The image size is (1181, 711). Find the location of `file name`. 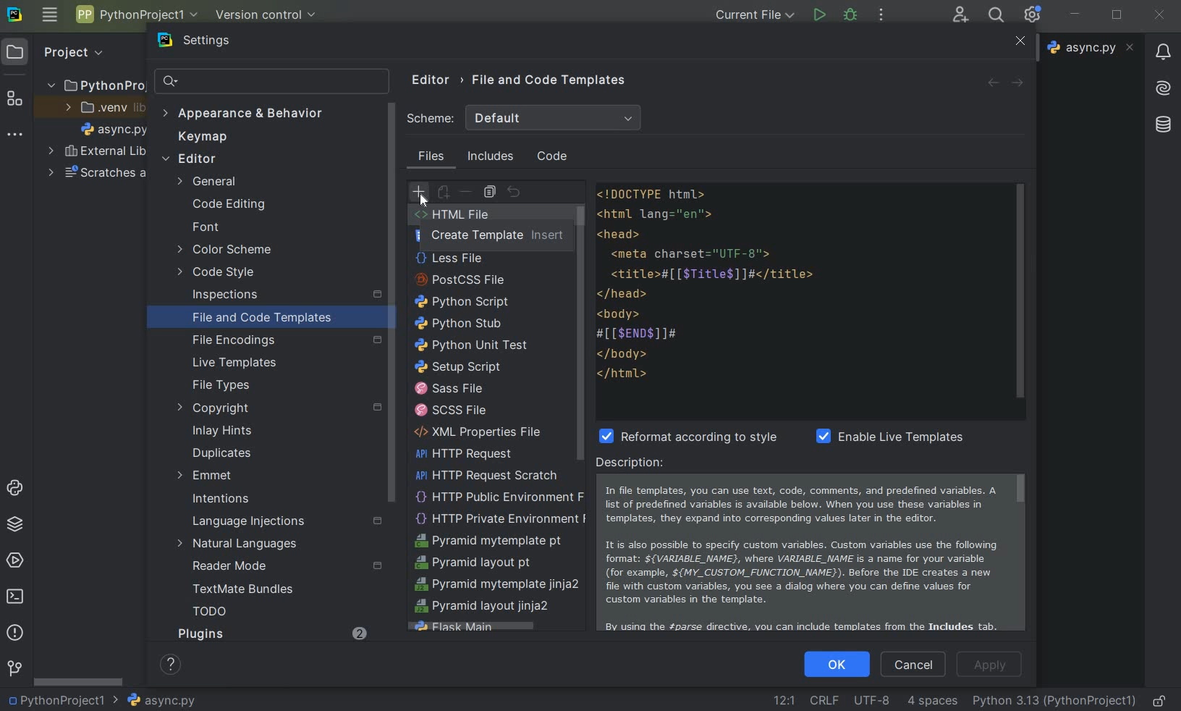

file name is located at coordinates (113, 127).